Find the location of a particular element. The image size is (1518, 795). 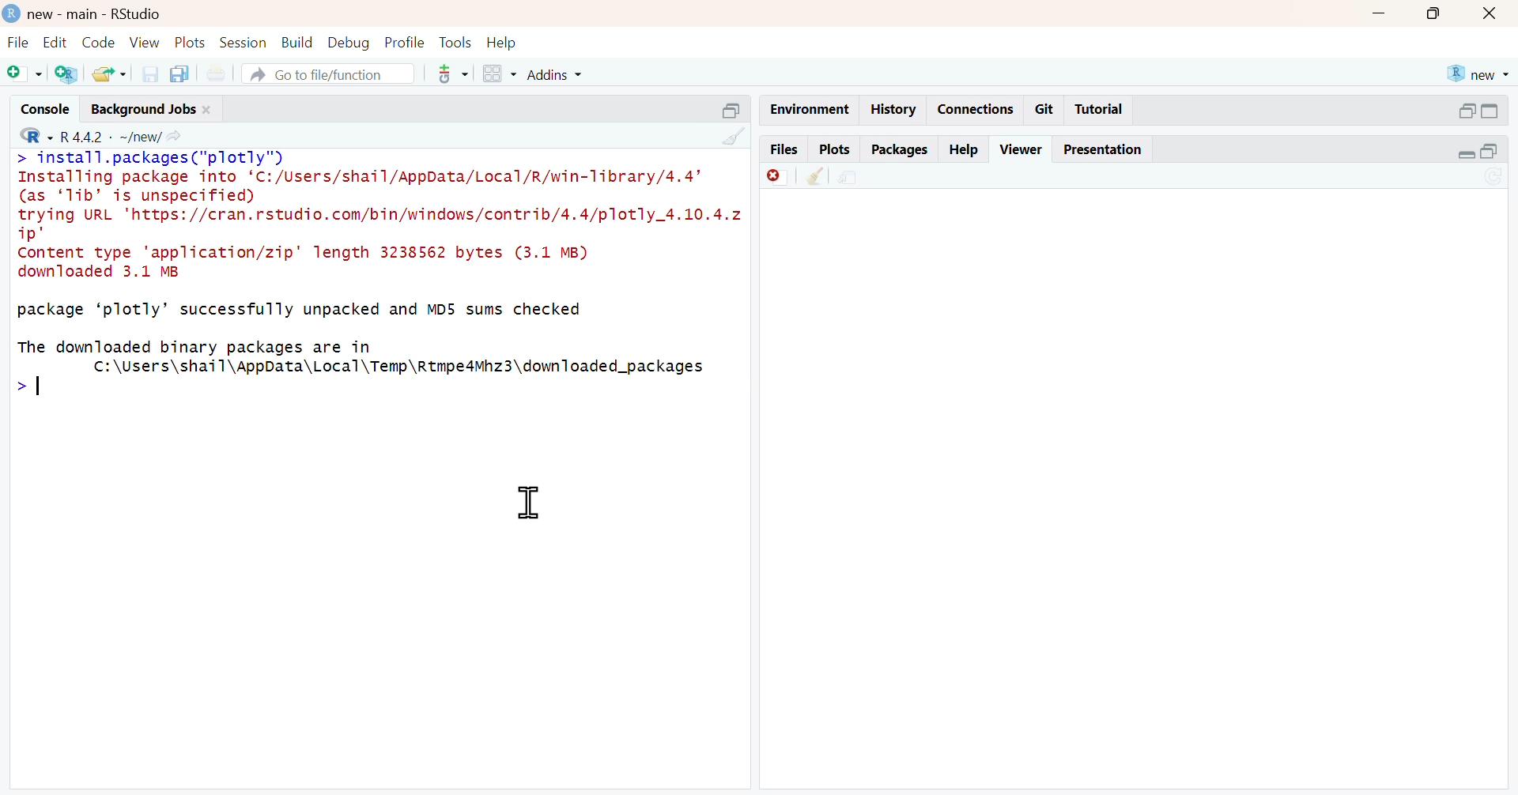

console is located at coordinates (37, 106).